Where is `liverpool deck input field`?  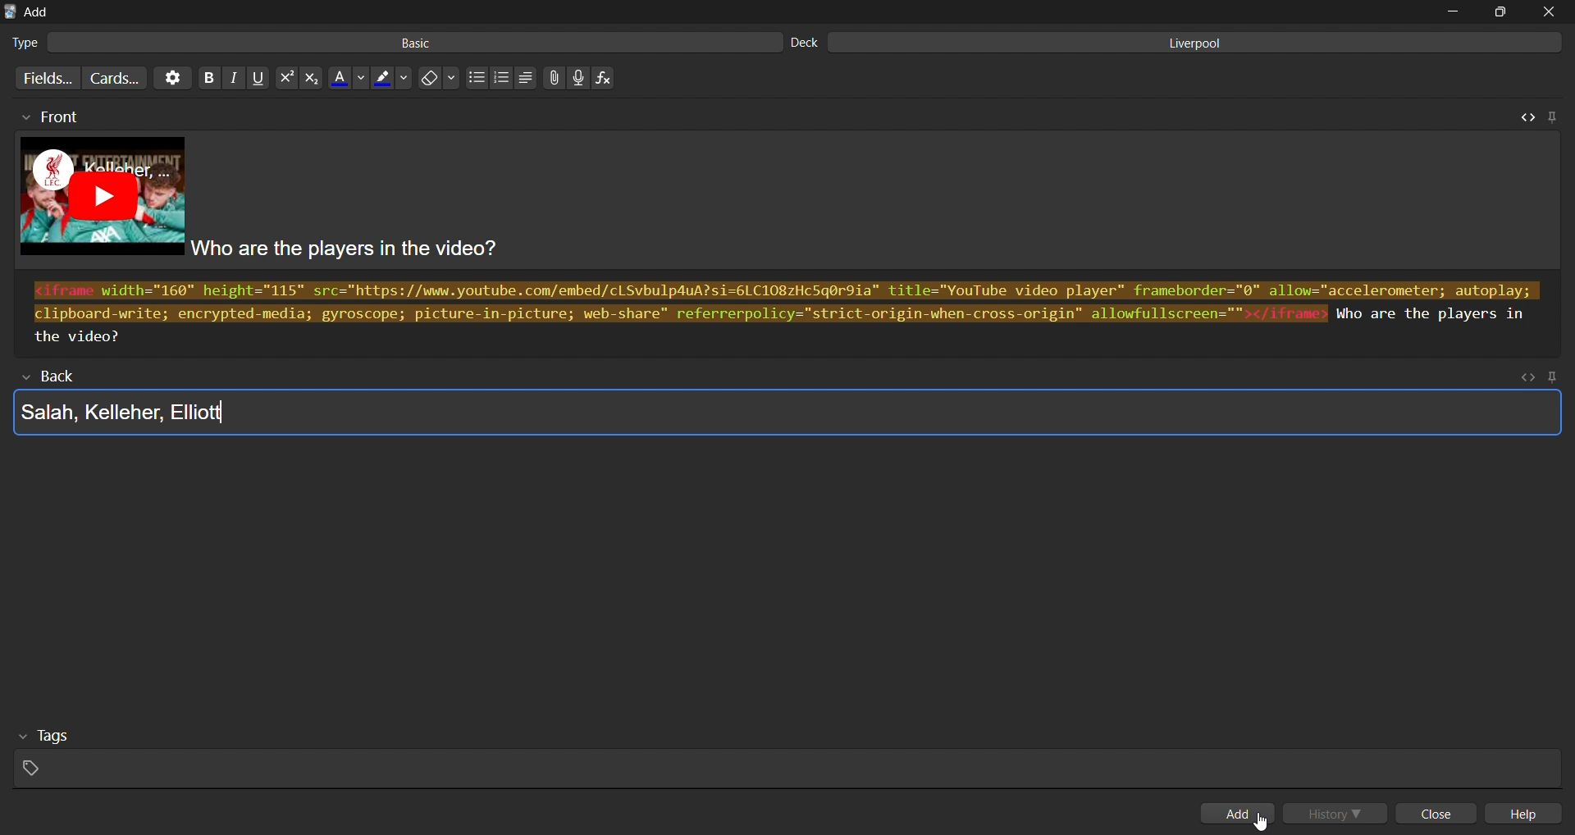 liverpool deck input field is located at coordinates (1180, 43).